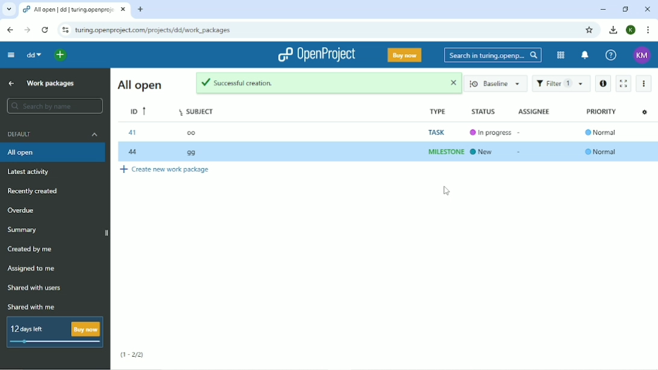 The image size is (658, 370). Describe the element at coordinates (641, 55) in the screenshot. I see `KM` at that location.